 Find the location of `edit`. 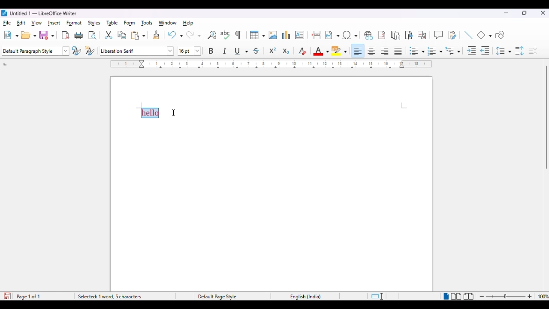

edit is located at coordinates (21, 23).